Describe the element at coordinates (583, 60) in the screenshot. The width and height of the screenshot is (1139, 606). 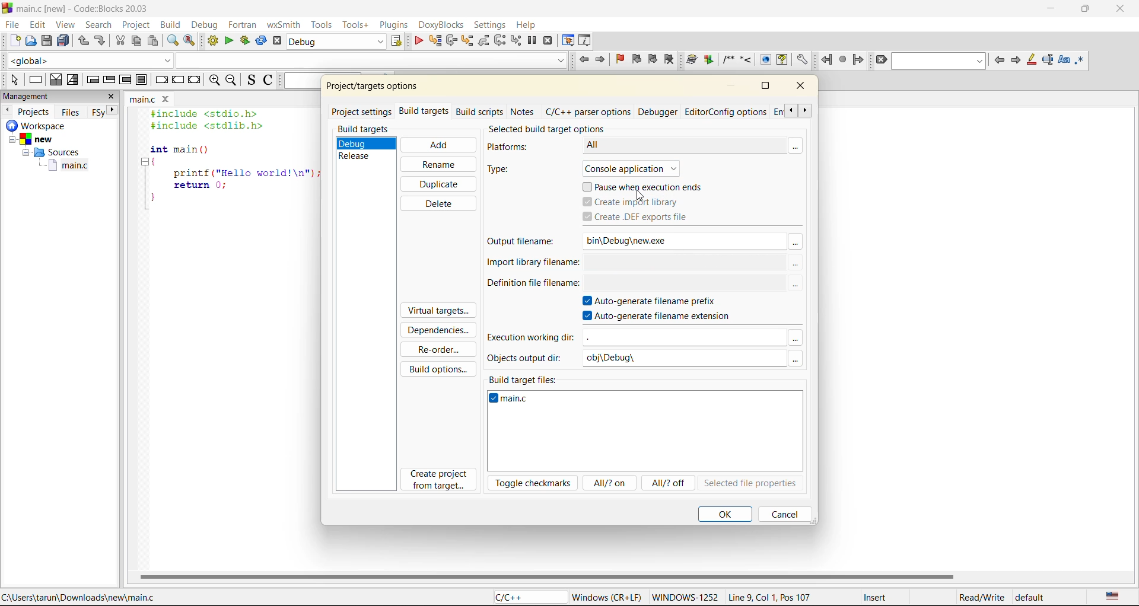
I see `jump back` at that location.